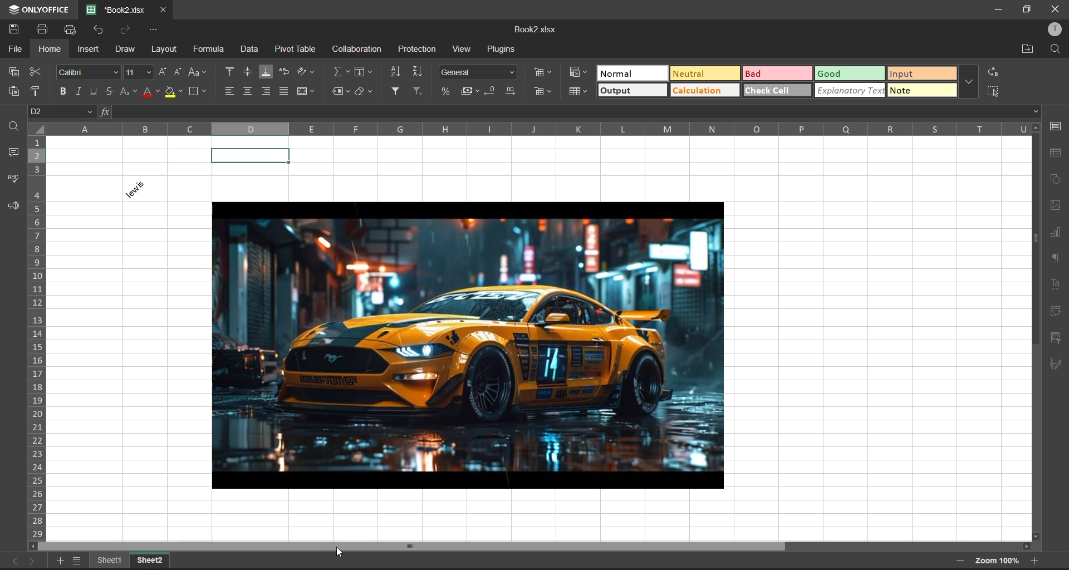 Image resolution: width=1069 pixels, height=570 pixels. Describe the element at coordinates (286, 72) in the screenshot. I see `wrap text` at that location.